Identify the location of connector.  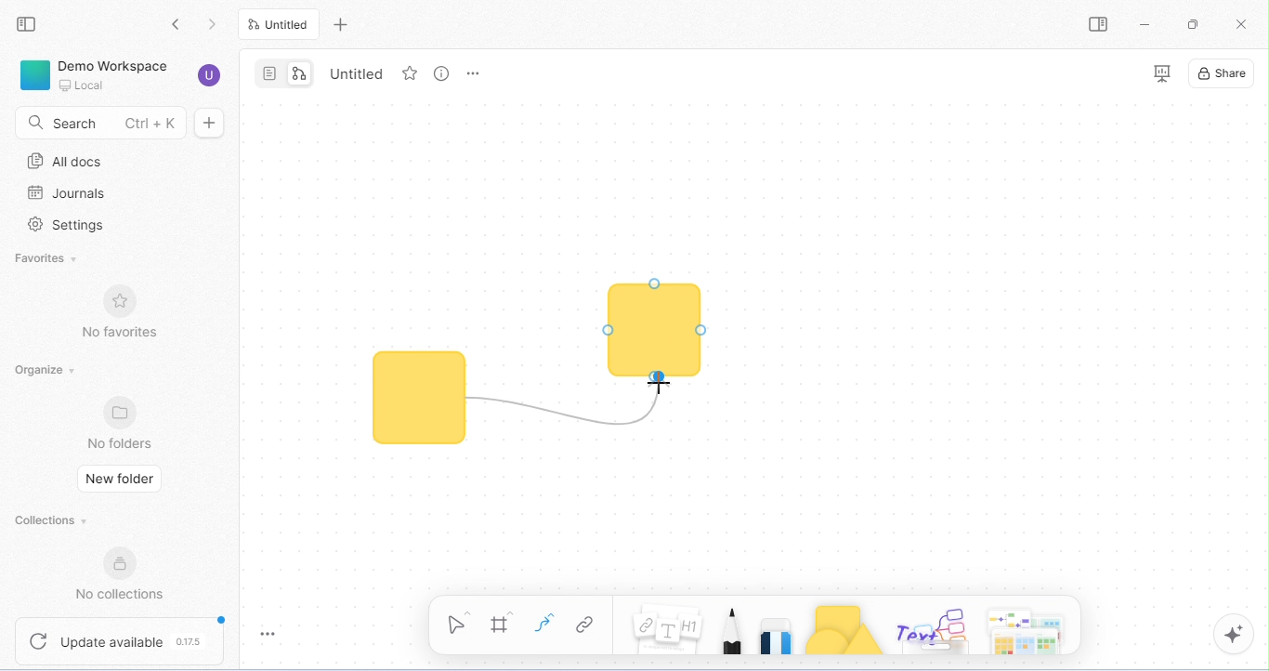
(571, 407).